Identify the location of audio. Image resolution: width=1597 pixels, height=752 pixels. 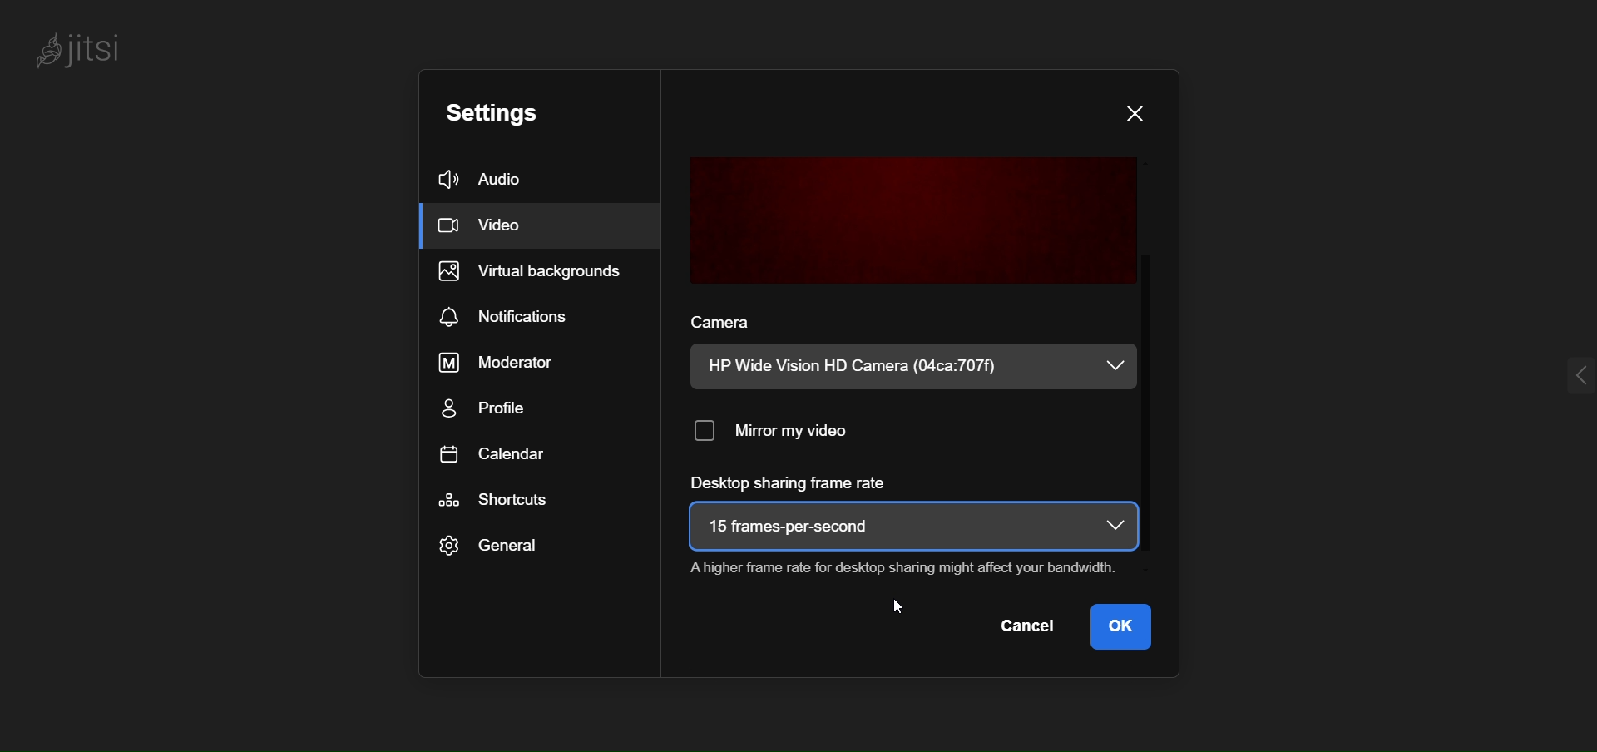
(511, 181).